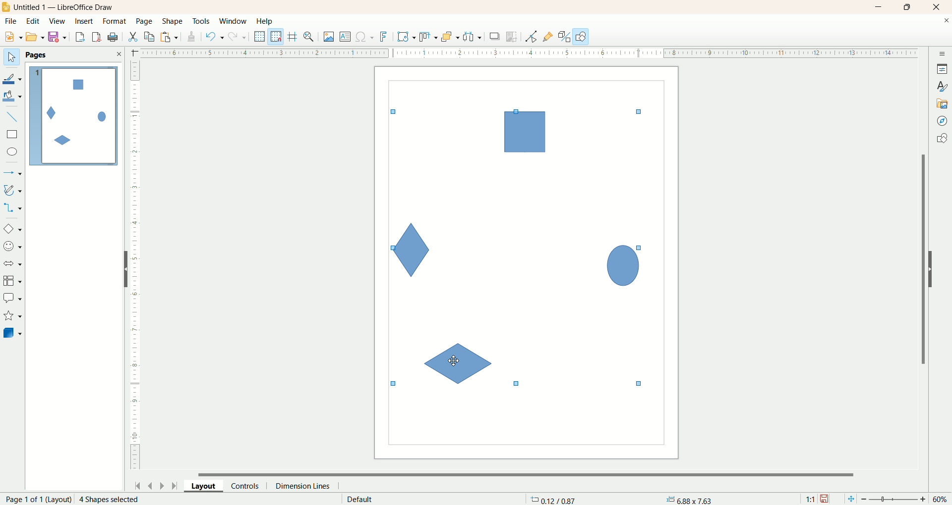 The height and width of the screenshot is (505, 952). I want to click on tools, so click(202, 22).